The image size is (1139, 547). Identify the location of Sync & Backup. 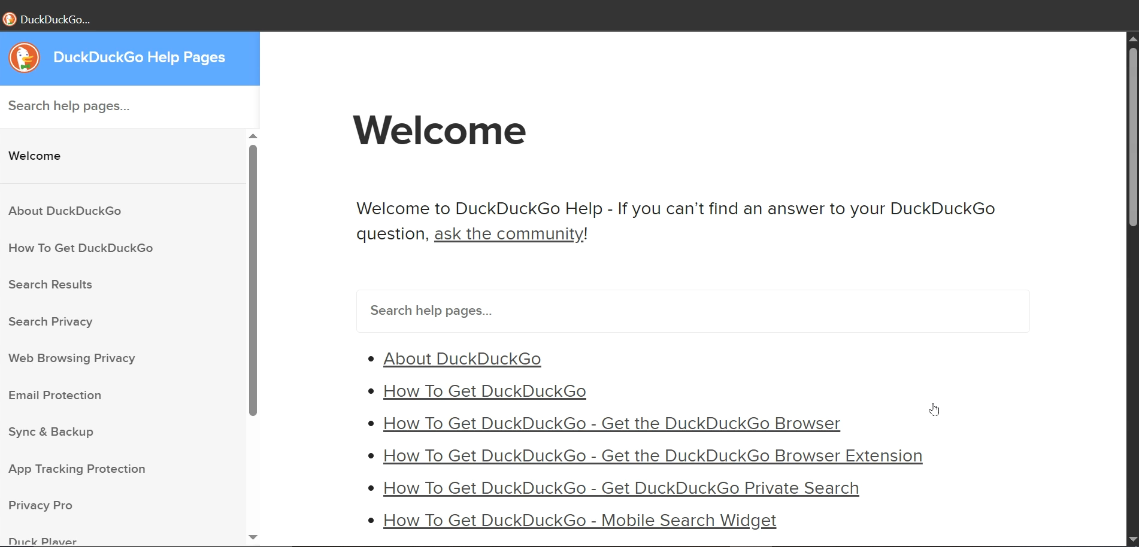
(53, 432).